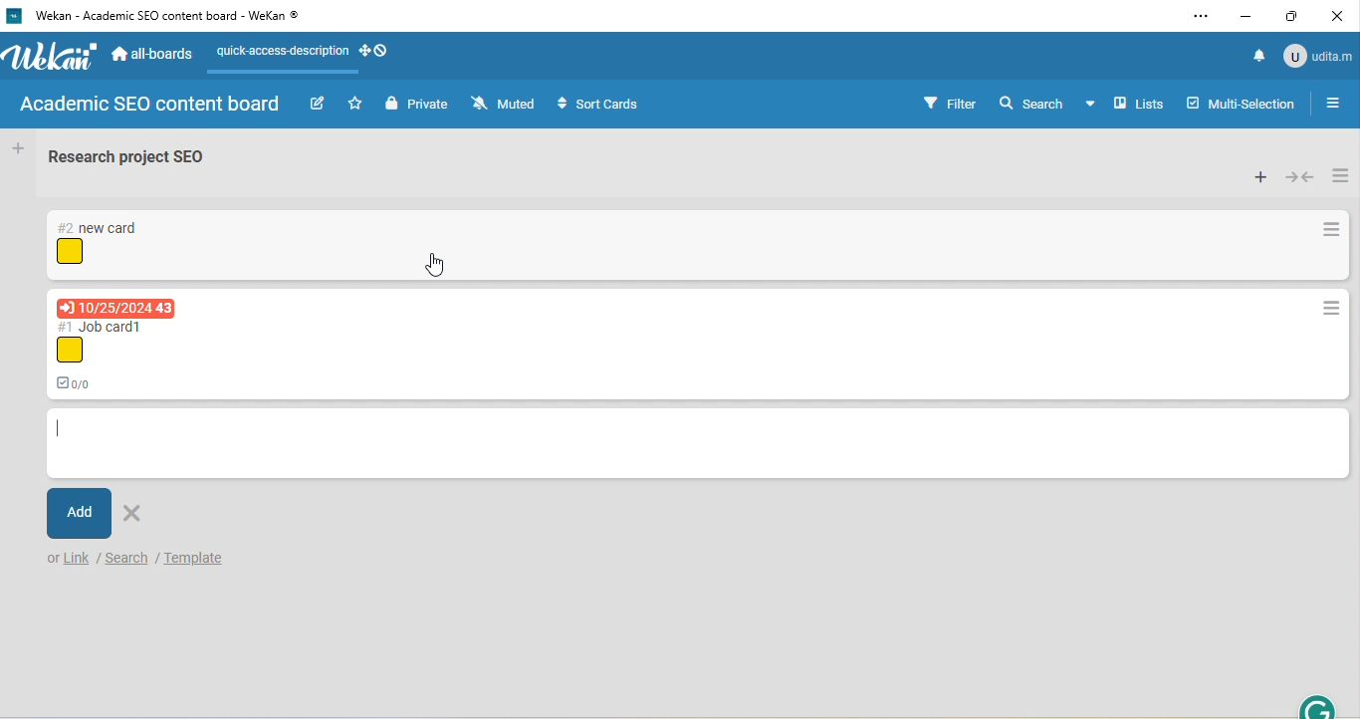 Image resolution: width=1360 pixels, height=719 pixels. Describe the element at coordinates (1247, 17) in the screenshot. I see `minimize` at that location.